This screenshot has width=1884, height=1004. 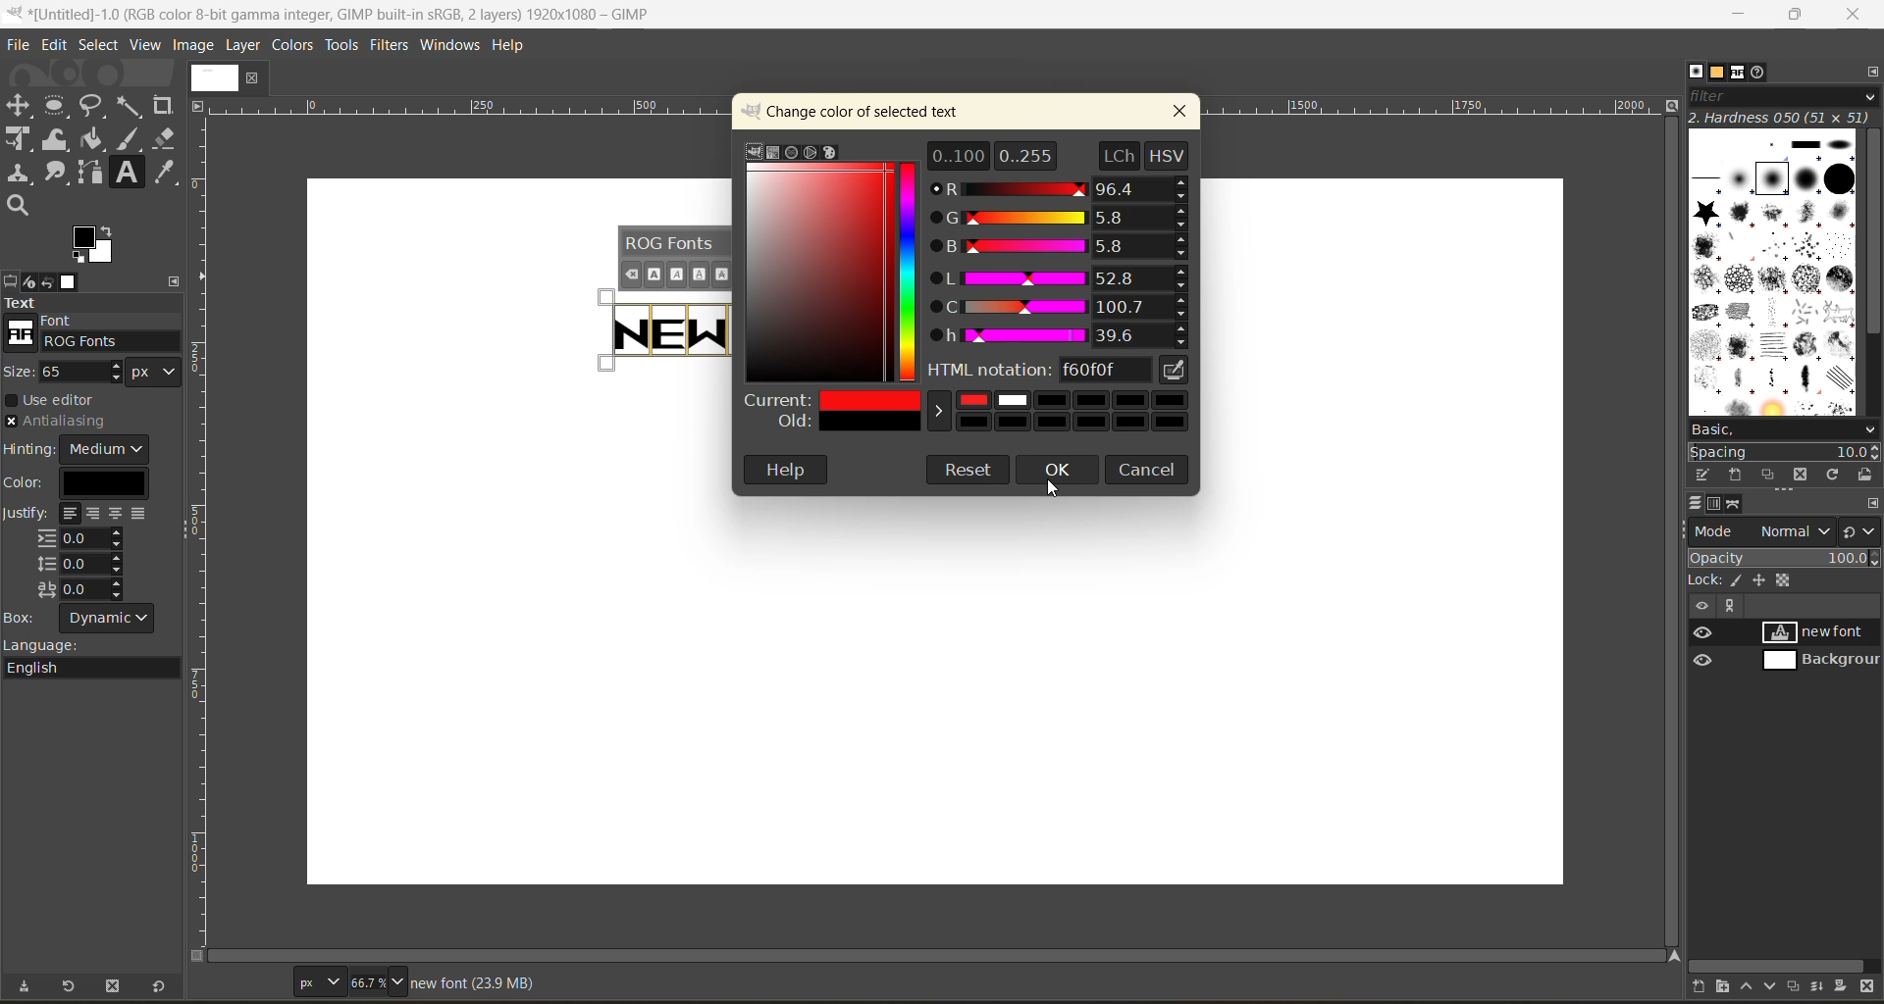 What do you see at coordinates (1706, 472) in the screenshot?
I see `edit this brush` at bounding box center [1706, 472].